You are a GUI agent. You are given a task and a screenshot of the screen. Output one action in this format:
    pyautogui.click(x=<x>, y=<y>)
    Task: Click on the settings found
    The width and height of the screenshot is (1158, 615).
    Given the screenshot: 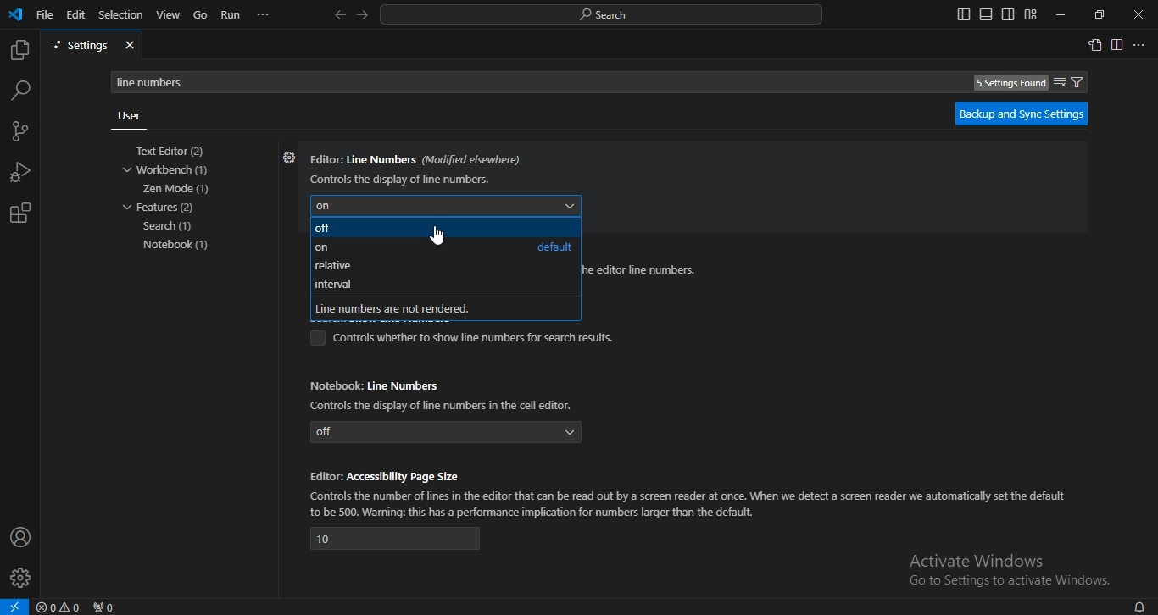 What is the action you would take?
    pyautogui.click(x=1010, y=83)
    